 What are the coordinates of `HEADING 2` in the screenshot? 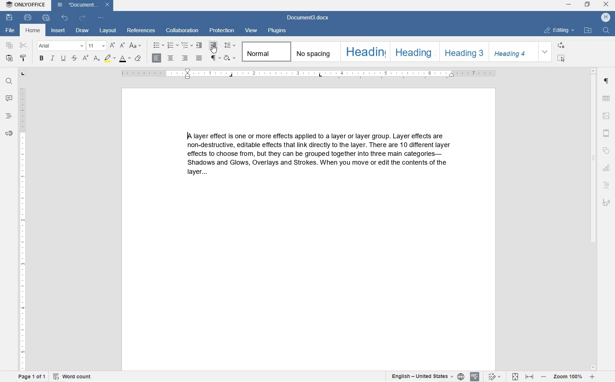 It's located at (414, 52).